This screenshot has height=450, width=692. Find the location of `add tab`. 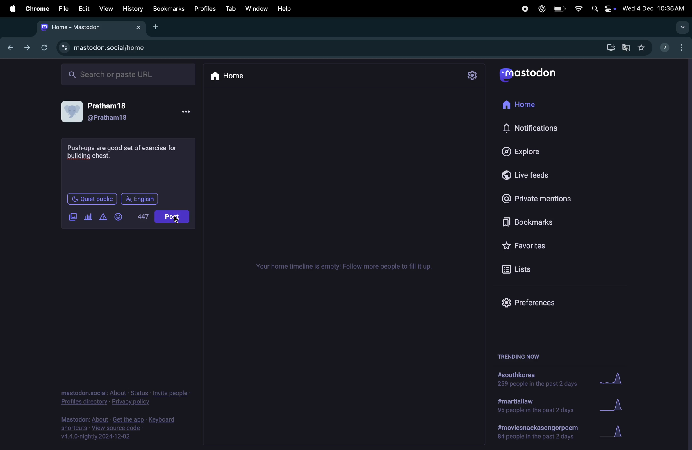

add tab is located at coordinates (156, 26).